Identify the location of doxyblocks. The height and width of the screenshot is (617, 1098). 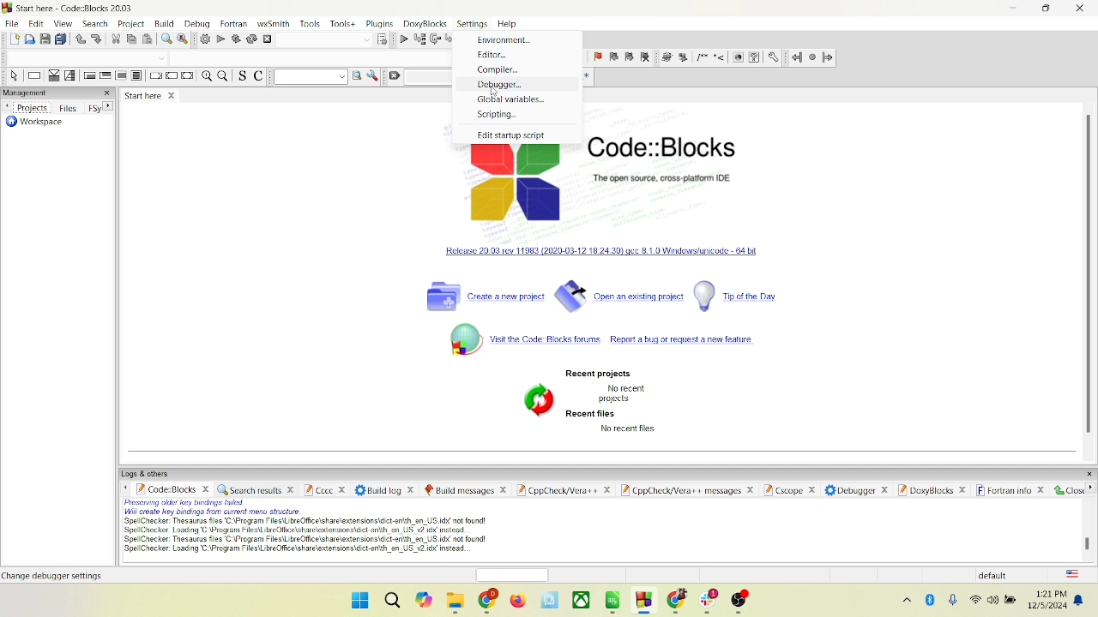
(934, 490).